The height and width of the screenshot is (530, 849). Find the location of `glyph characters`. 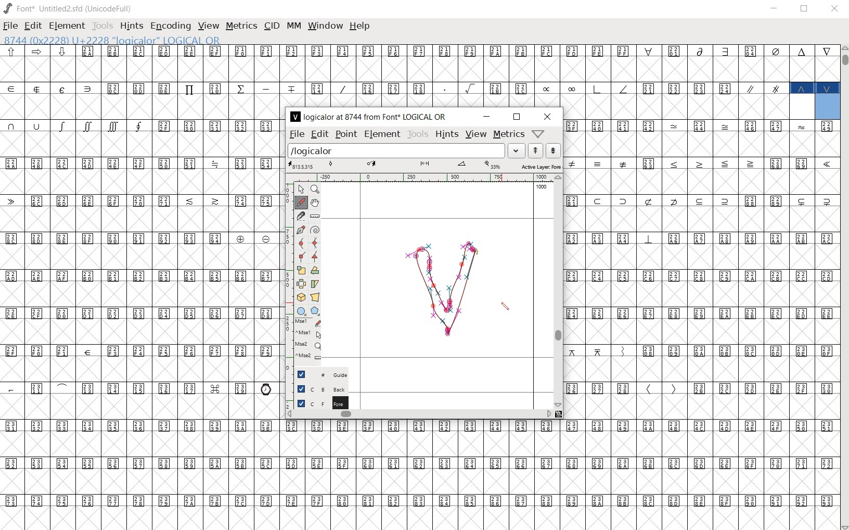

glyph characters is located at coordinates (546, 75).